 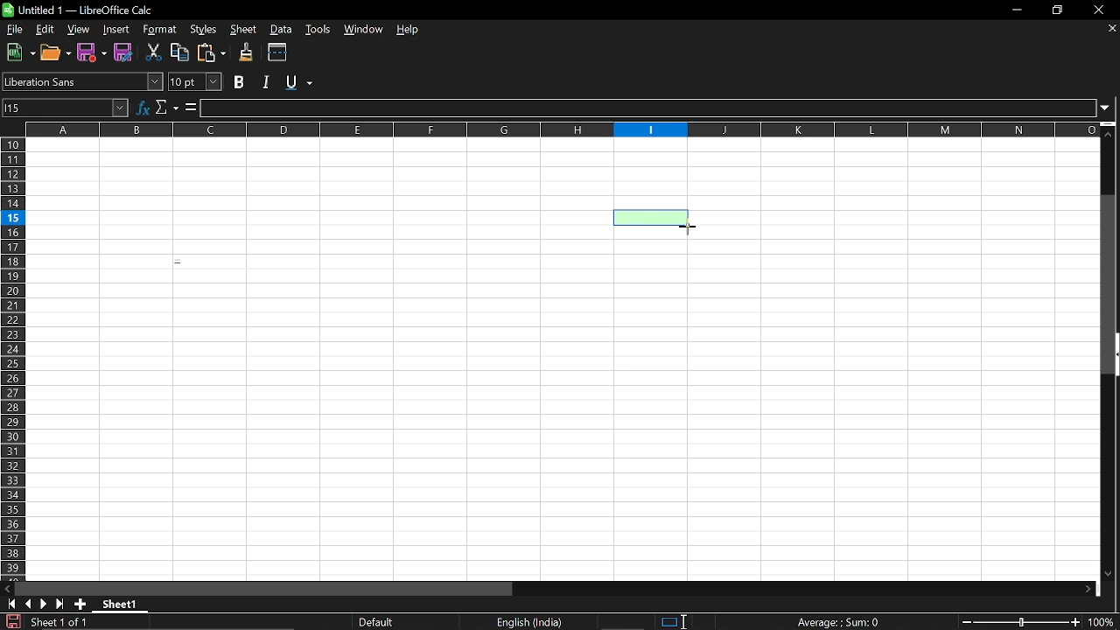 I want to click on Fillable cells, so click(x=893, y=184).